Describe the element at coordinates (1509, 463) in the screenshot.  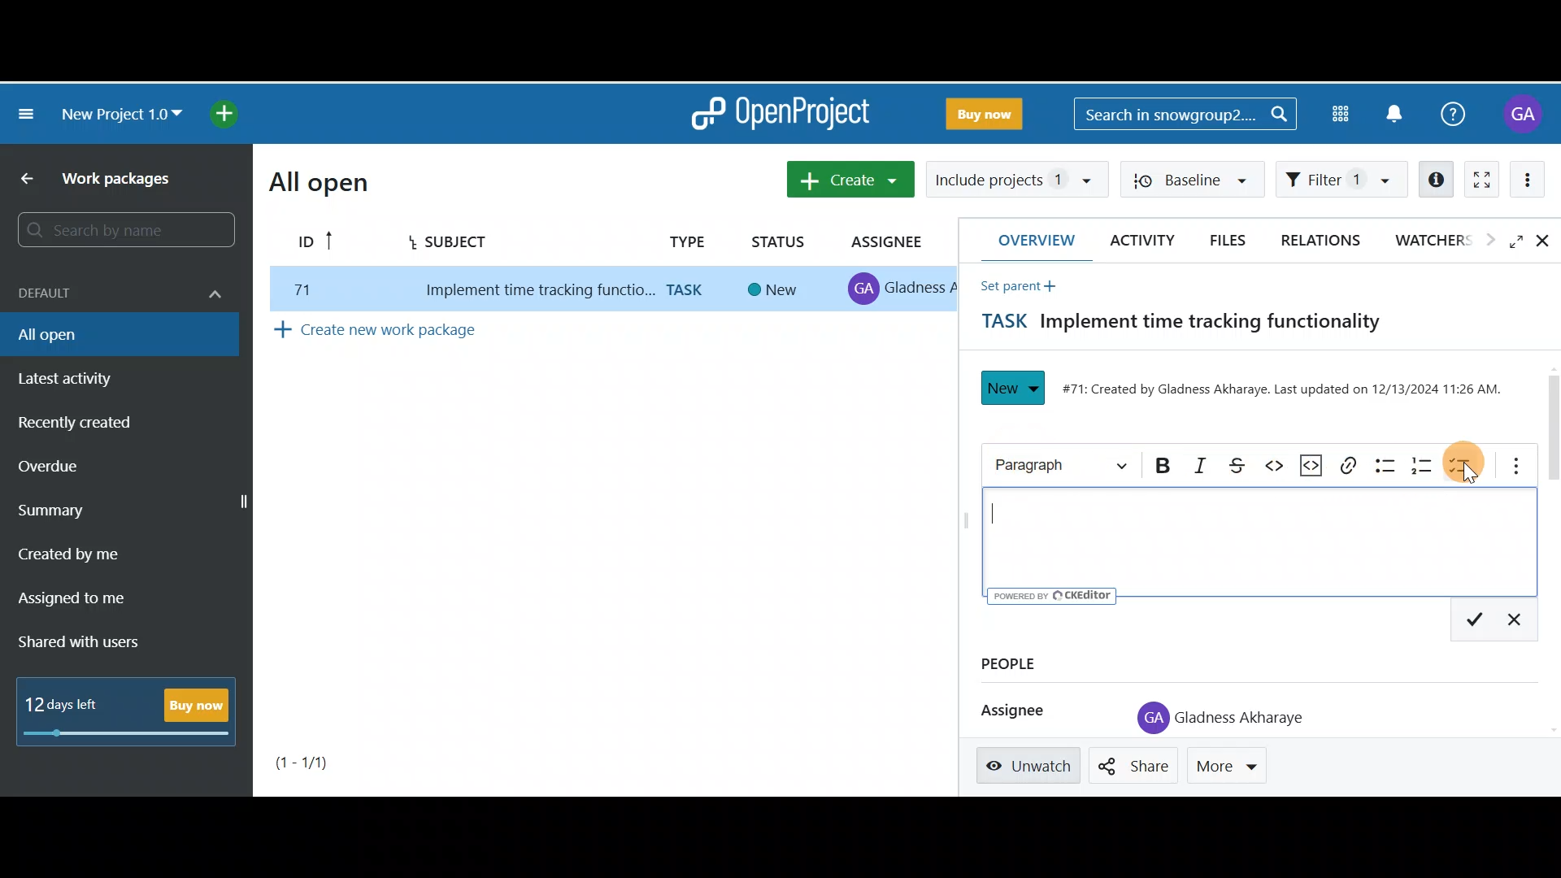
I see `More options` at that location.